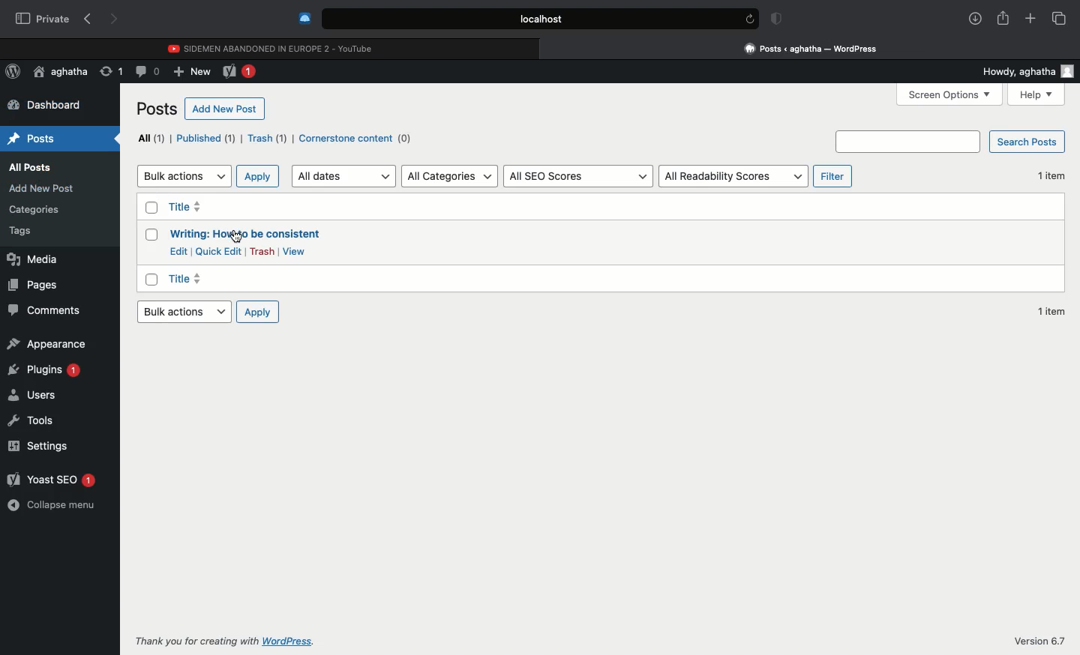 This screenshot has width=1080, height=655. I want to click on Apply, so click(257, 313).